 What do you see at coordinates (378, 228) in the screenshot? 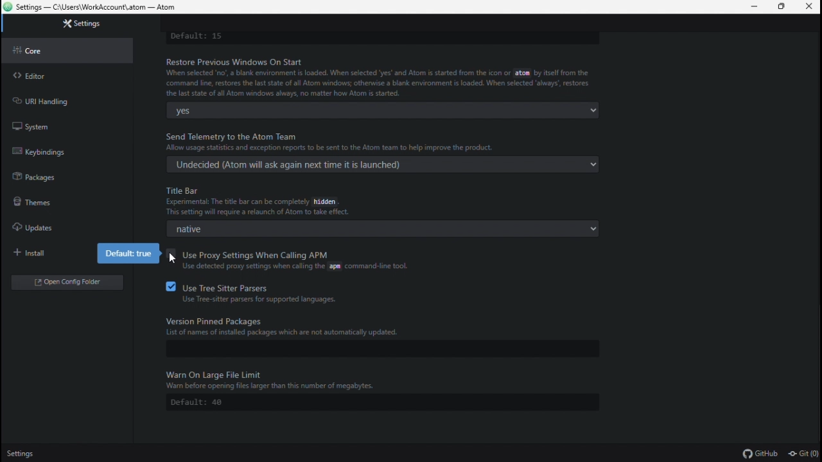
I see `native` at bounding box center [378, 228].